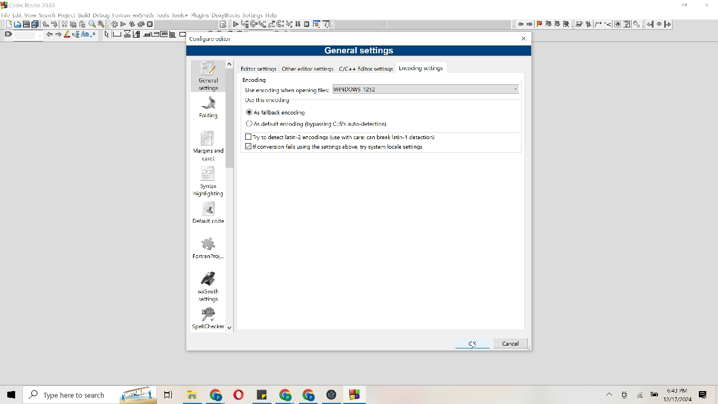  I want to click on Cancel, so click(150, 24).